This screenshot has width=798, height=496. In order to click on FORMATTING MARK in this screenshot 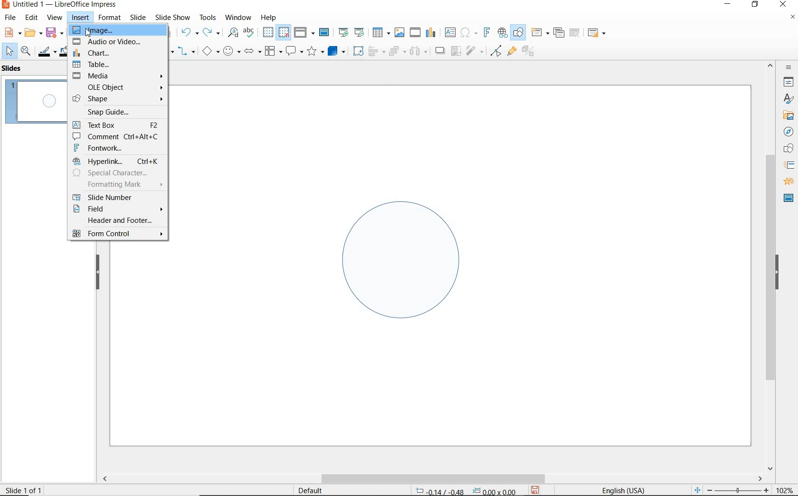, I will do `click(117, 184)`.